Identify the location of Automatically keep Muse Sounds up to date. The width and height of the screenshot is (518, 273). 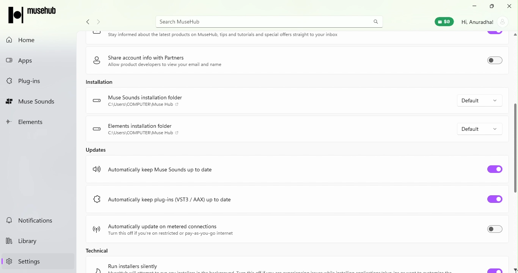
(162, 170).